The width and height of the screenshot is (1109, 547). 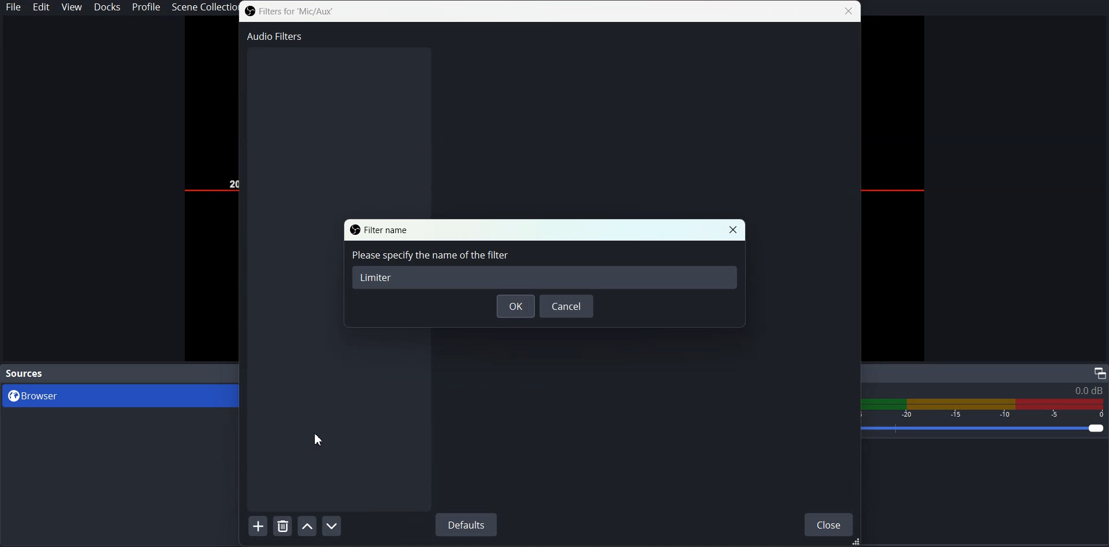 What do you see at coordinates (13, 8) in the screenshot?
I see `File` at bounding box center [13, 8].